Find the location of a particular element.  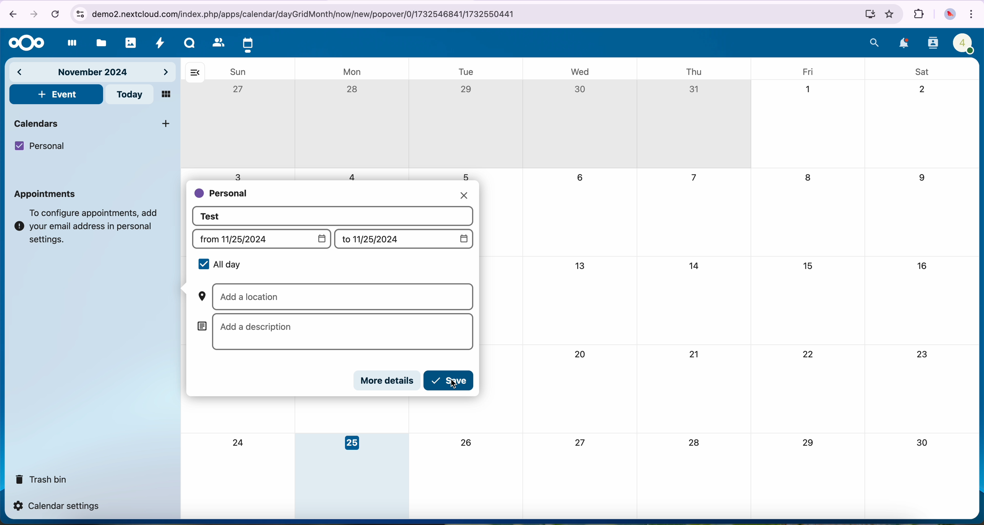

all day selected is located at coordinates (219, 265).